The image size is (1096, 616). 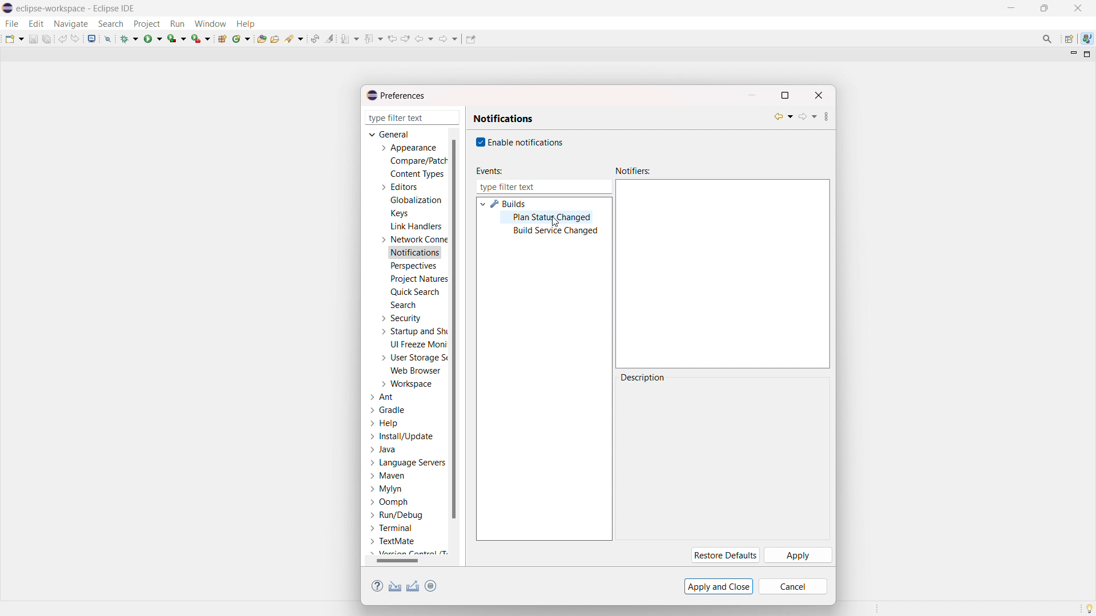 I want to click on debug, so click(x=130, y=38).